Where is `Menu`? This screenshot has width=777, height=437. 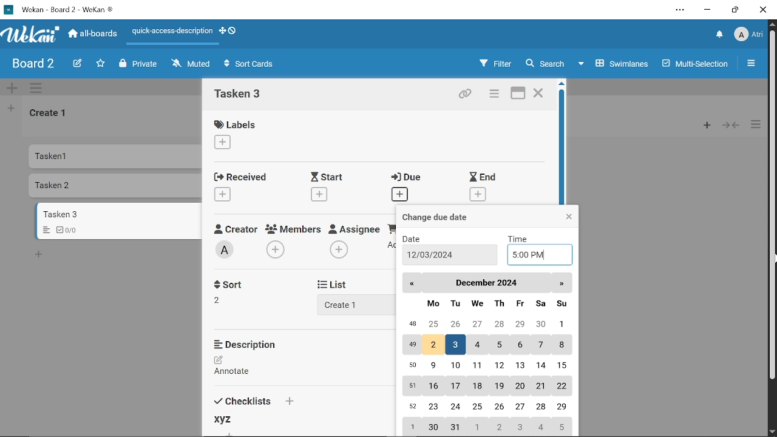
Menu is located at coordinates (44, 231).